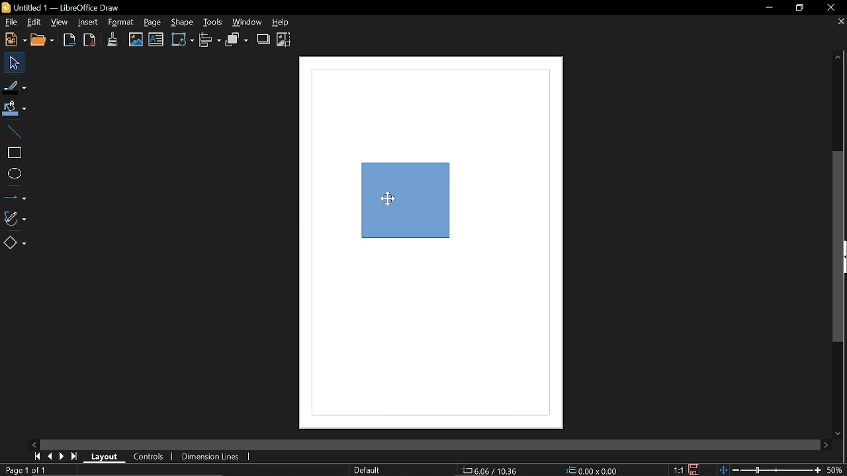 The width and height of the screenshot is (847, 476). Describe the element at coordinates (50, 457) in the screenshot. I see `Previous page` at that location.